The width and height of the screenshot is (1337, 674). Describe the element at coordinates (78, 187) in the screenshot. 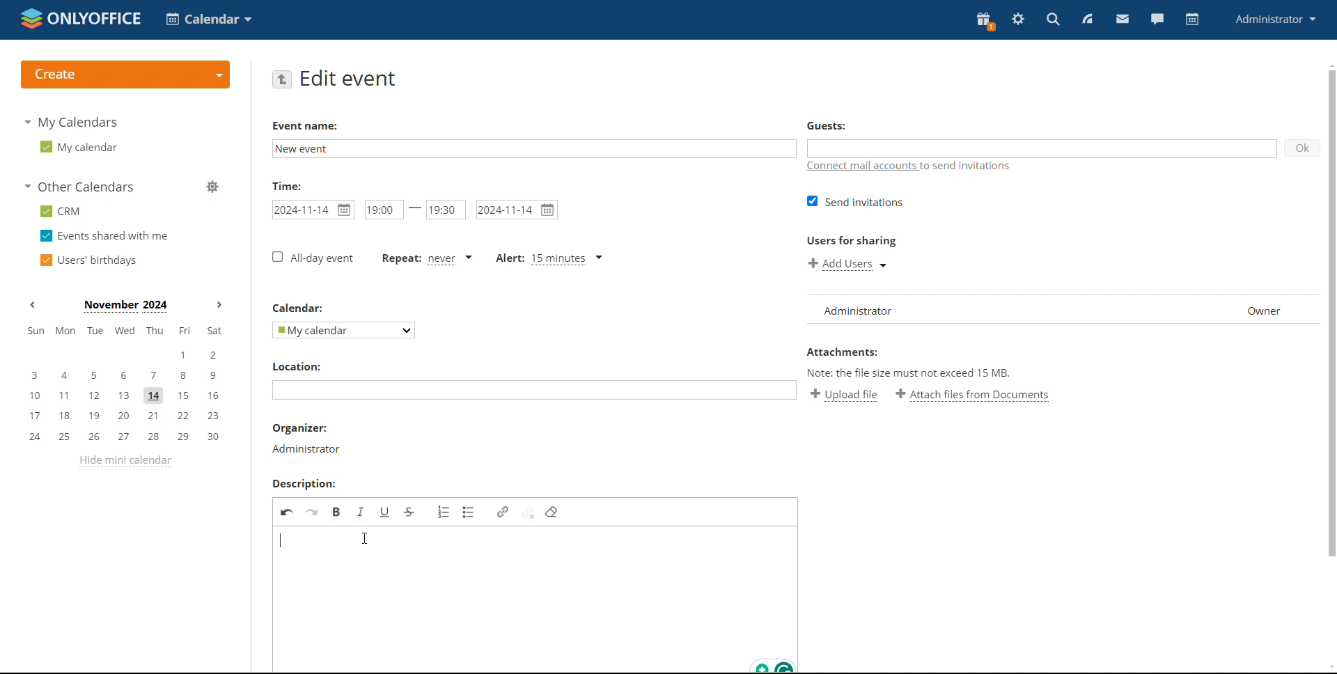

I see `other calendars` at that location.